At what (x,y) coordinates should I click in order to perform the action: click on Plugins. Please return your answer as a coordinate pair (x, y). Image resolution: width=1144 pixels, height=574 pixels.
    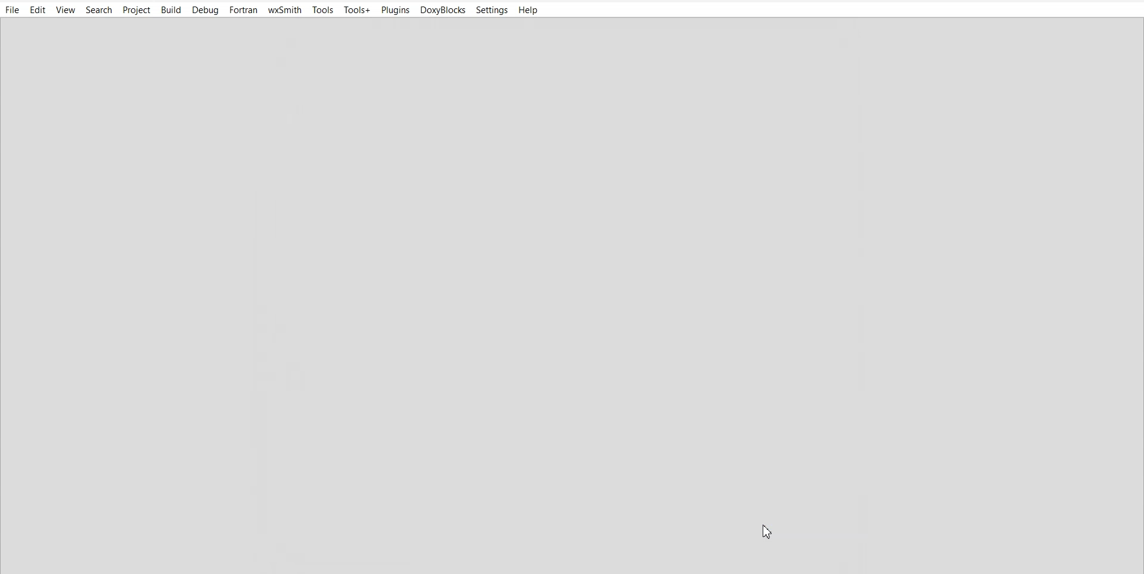
    Looking at the image, I should click on (395, 10).